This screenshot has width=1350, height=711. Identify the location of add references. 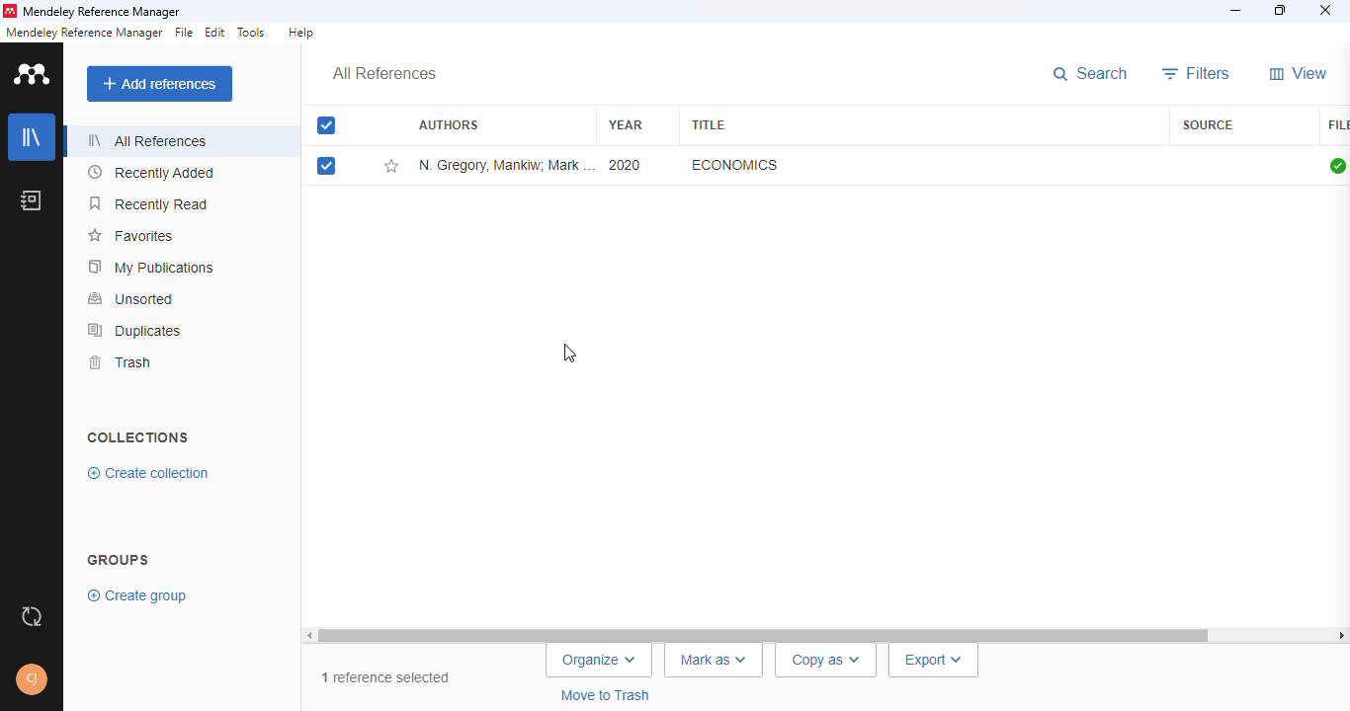
(160, 84).